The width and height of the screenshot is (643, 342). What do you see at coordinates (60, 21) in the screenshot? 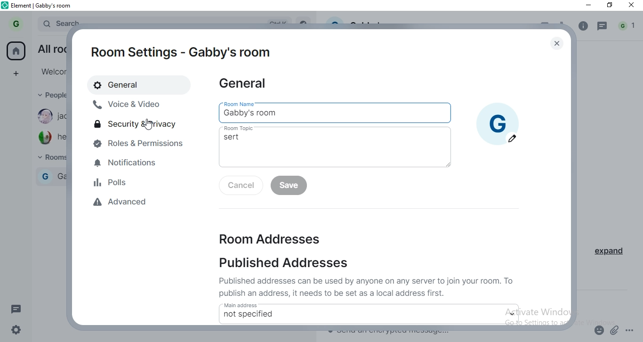
I see `search bar` at bounding box center [60, 21].